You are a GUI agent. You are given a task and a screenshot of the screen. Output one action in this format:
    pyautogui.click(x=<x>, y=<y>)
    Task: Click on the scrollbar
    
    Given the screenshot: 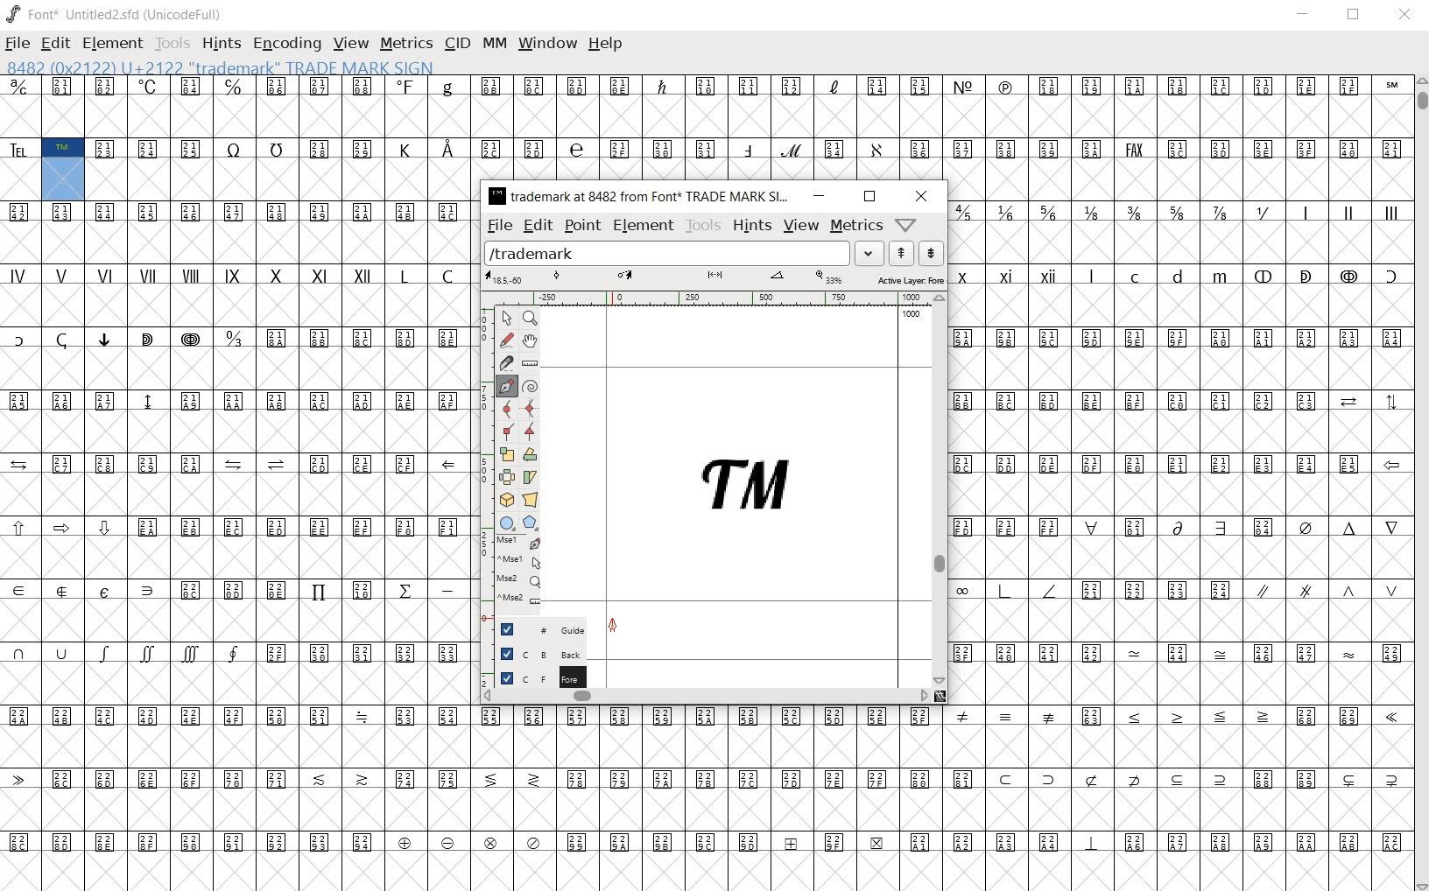 What is the action you would take?
    pyautogui.click(x=941, y=488)
    